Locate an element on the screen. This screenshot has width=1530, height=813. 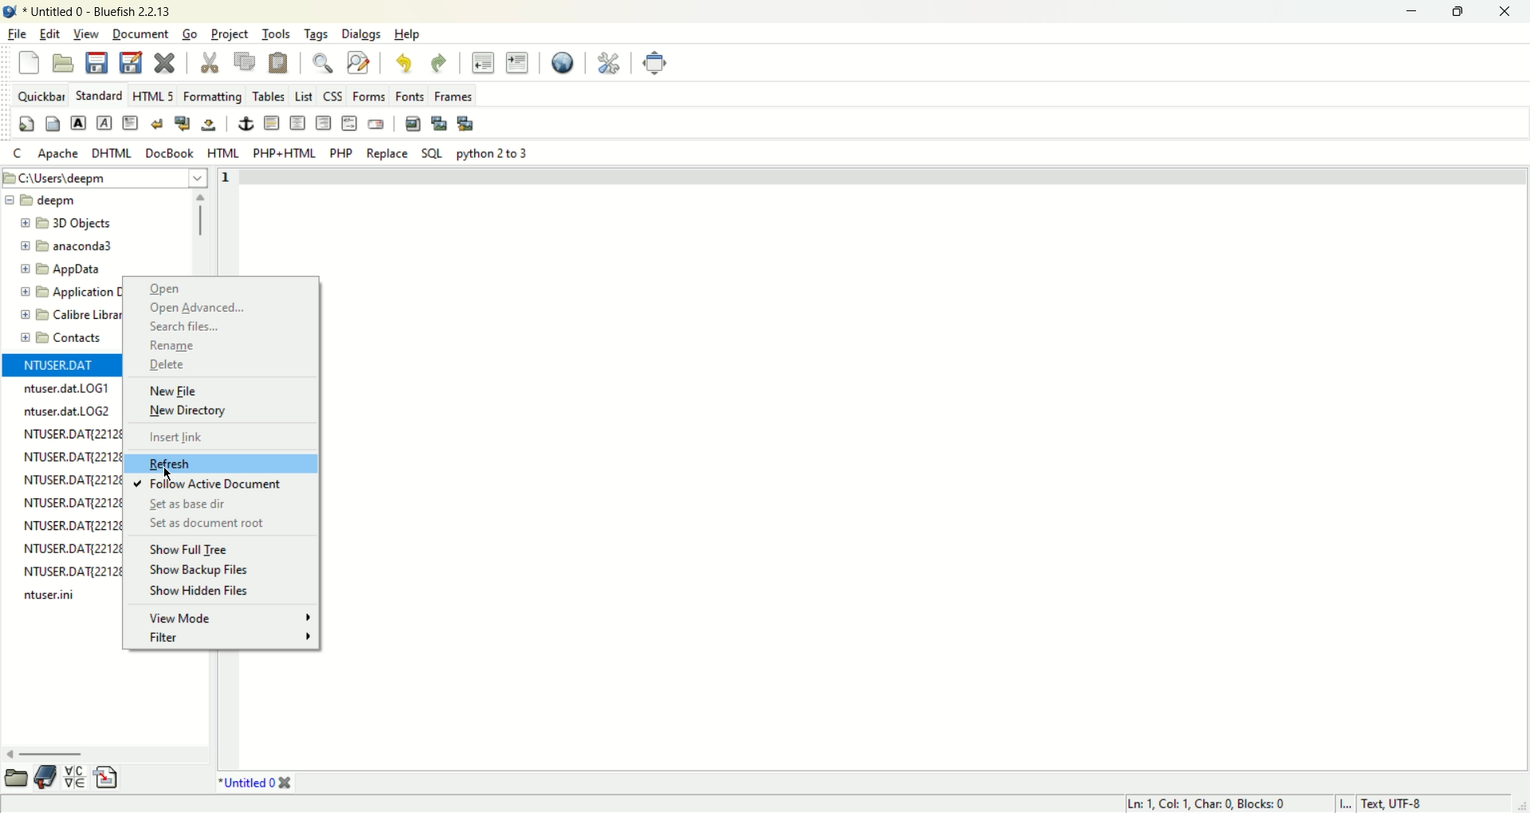
PHP+HTML is located at coordinates (282, 154).